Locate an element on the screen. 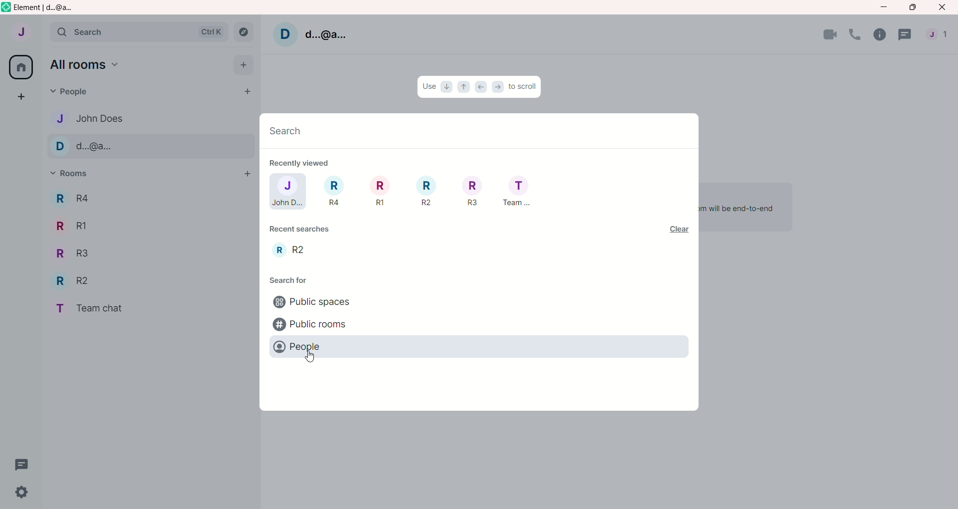 This screenshot has width=958, height=509. R3 is located at coordinates (71, 254).